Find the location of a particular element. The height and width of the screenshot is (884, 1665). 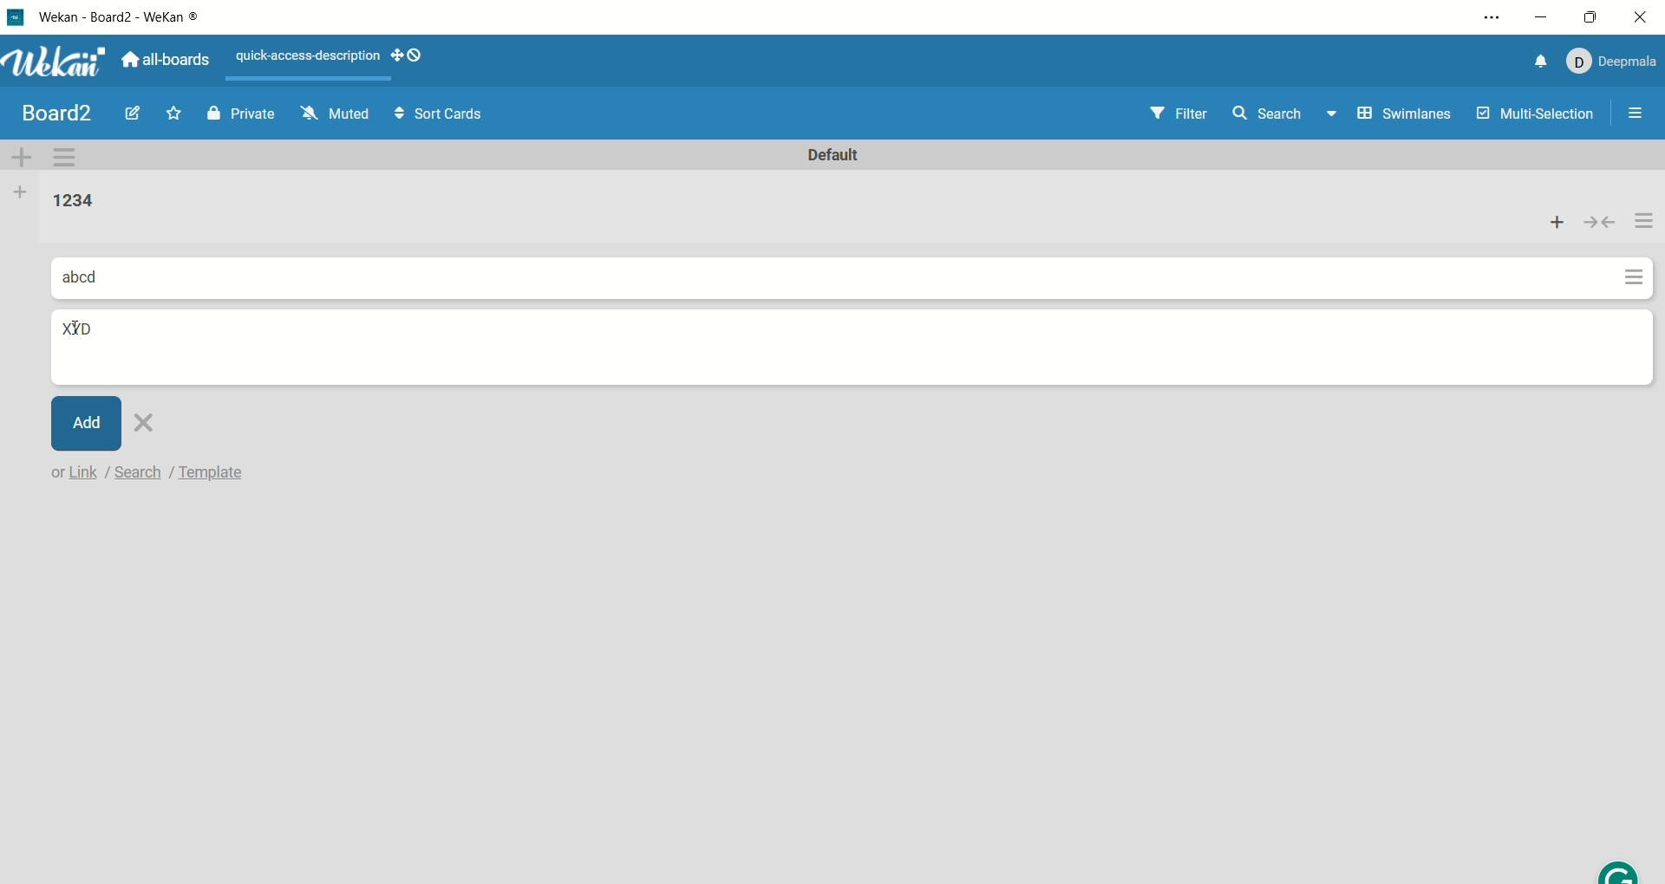

add is located at coordinates (1560, 222).